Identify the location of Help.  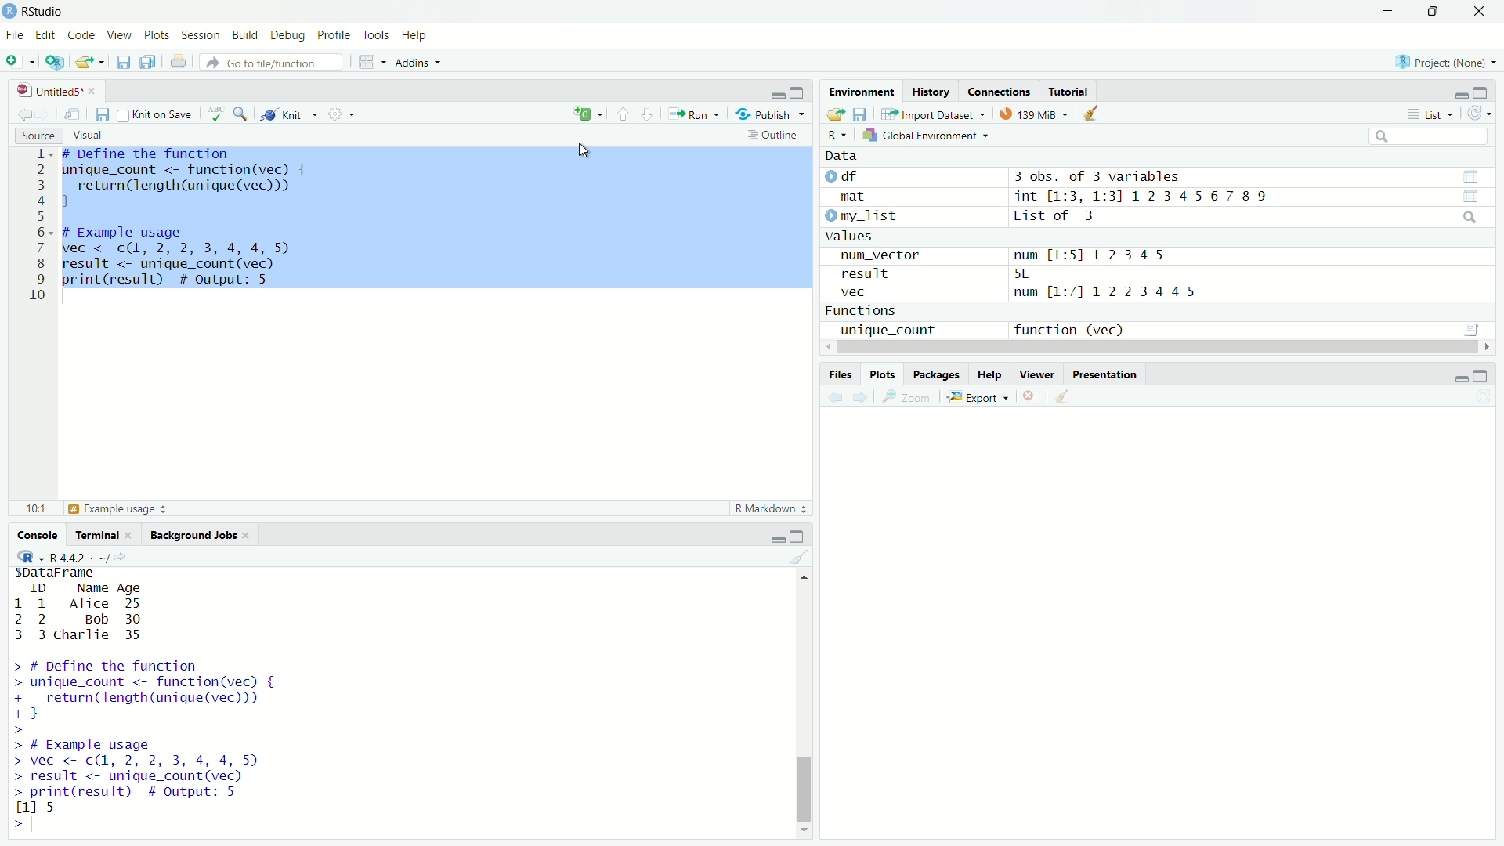
(418, 36).